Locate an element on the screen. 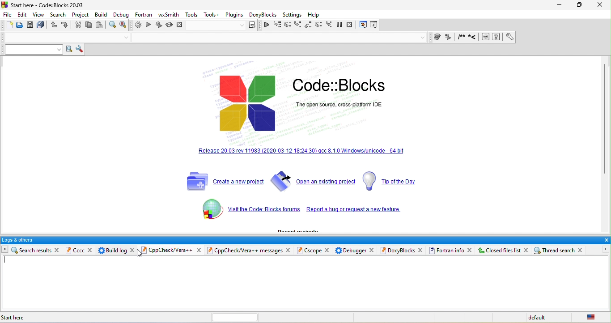 The height and width of the screenshot is (323, 611). file is located at coordinates (307, 282).